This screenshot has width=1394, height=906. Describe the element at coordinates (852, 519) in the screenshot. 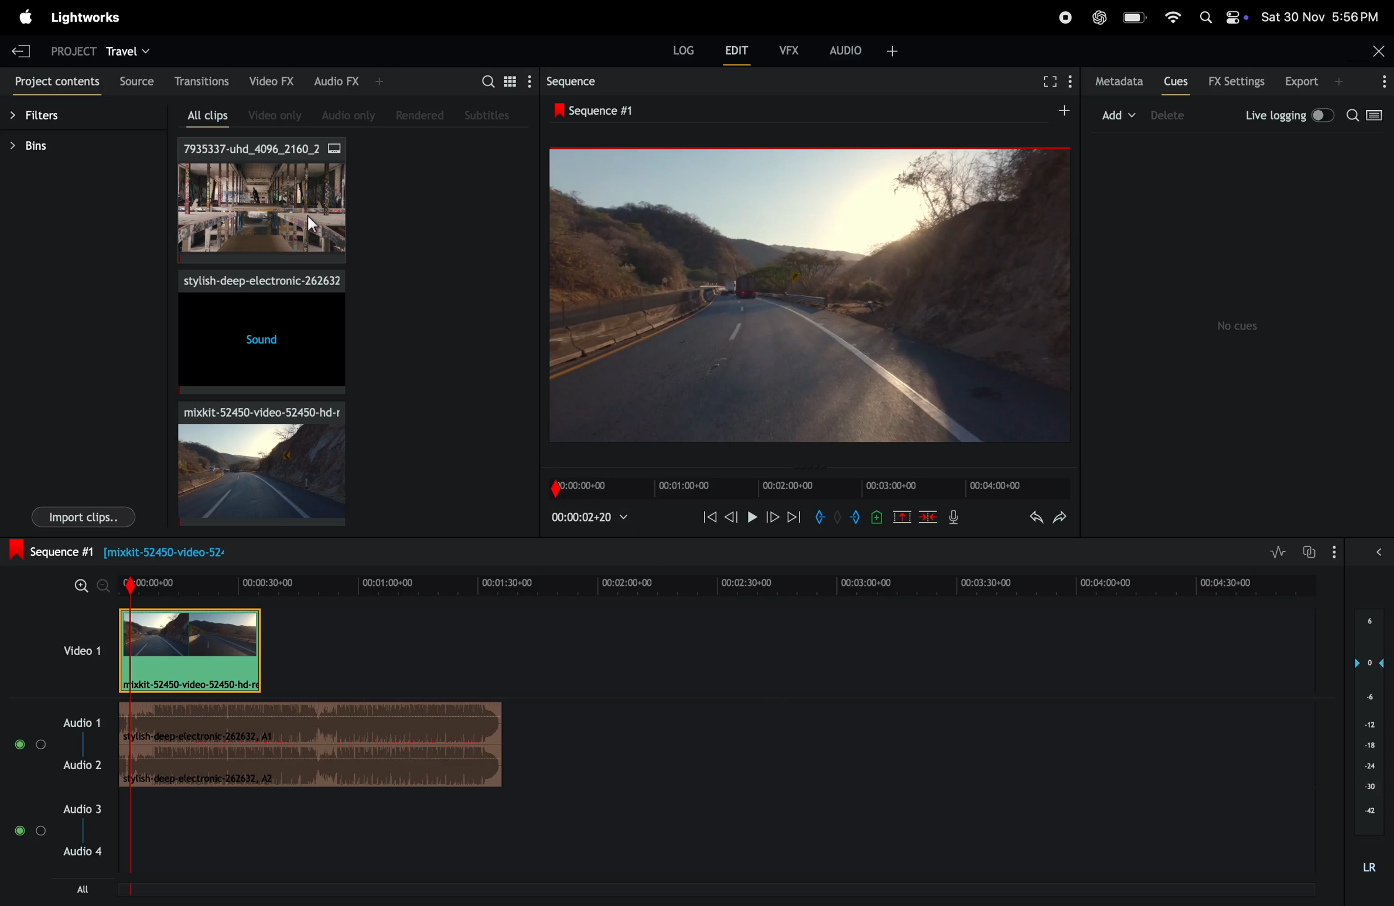

I see `add out ` at that location.